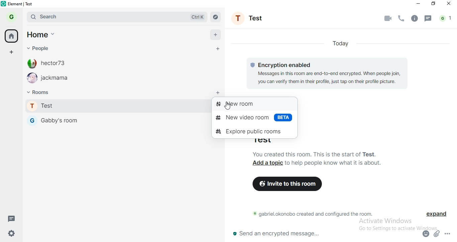 This screenshot has height=242, width=457. I want to click on © gabriel.okonobo created and configured the room., so click(311, 212).